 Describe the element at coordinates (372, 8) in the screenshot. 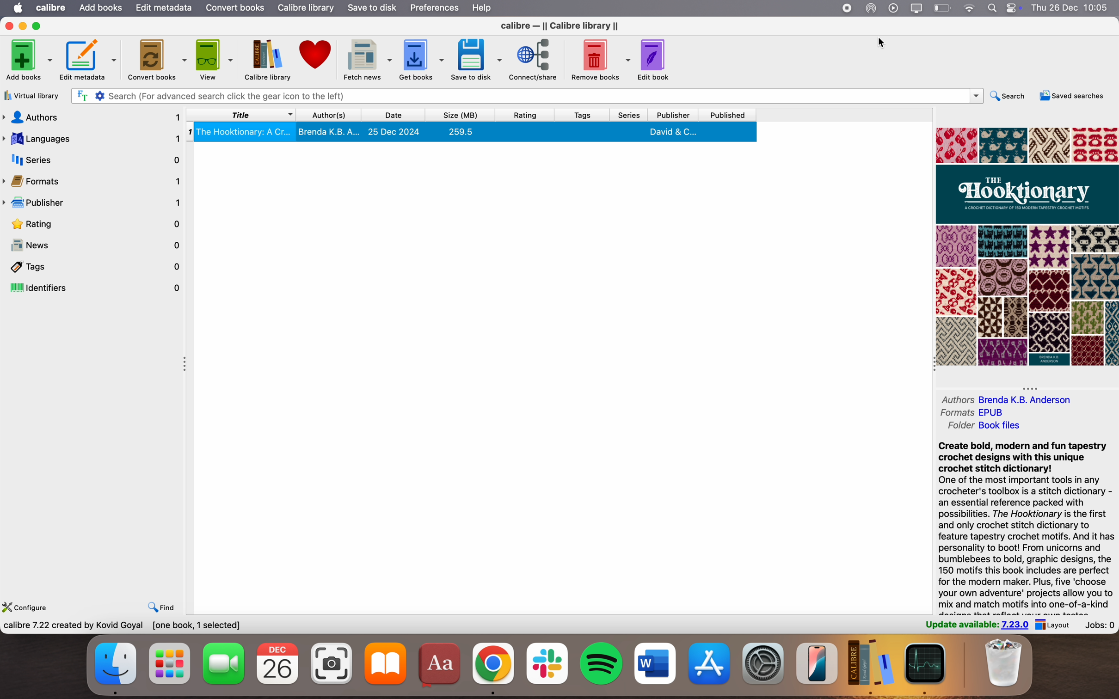

I see `save to disk` at that location.